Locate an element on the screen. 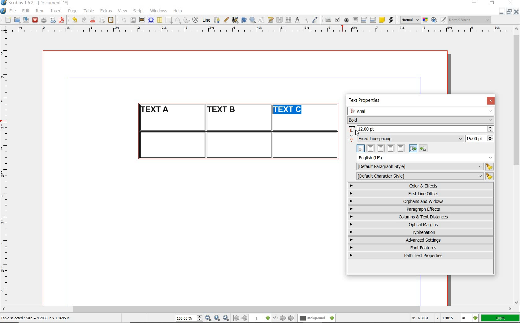 The height and width of the screenshot is (323, 520). image frame is located at coordinates (142, 20).